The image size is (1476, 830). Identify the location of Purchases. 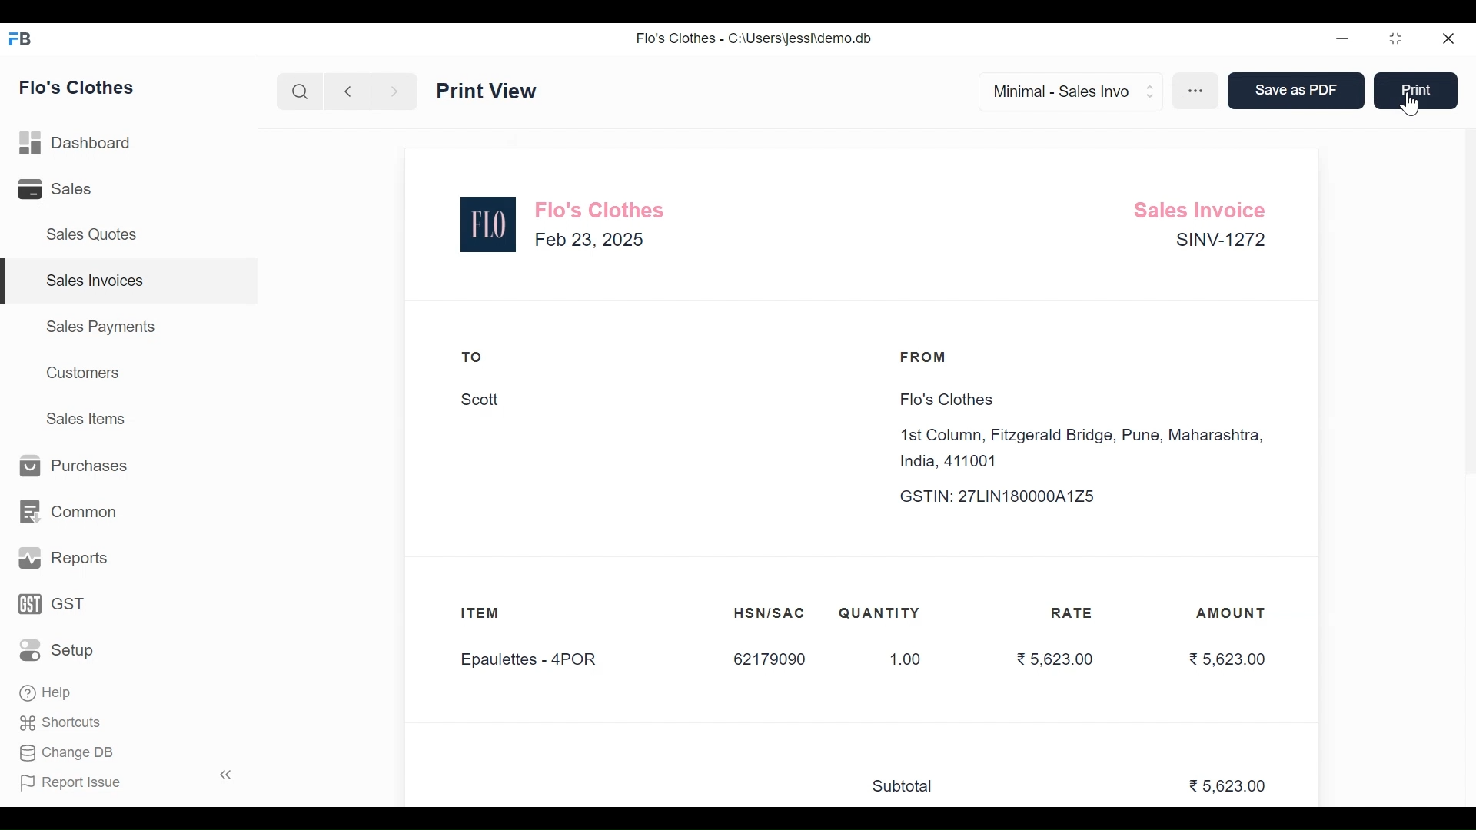
(75, 468).